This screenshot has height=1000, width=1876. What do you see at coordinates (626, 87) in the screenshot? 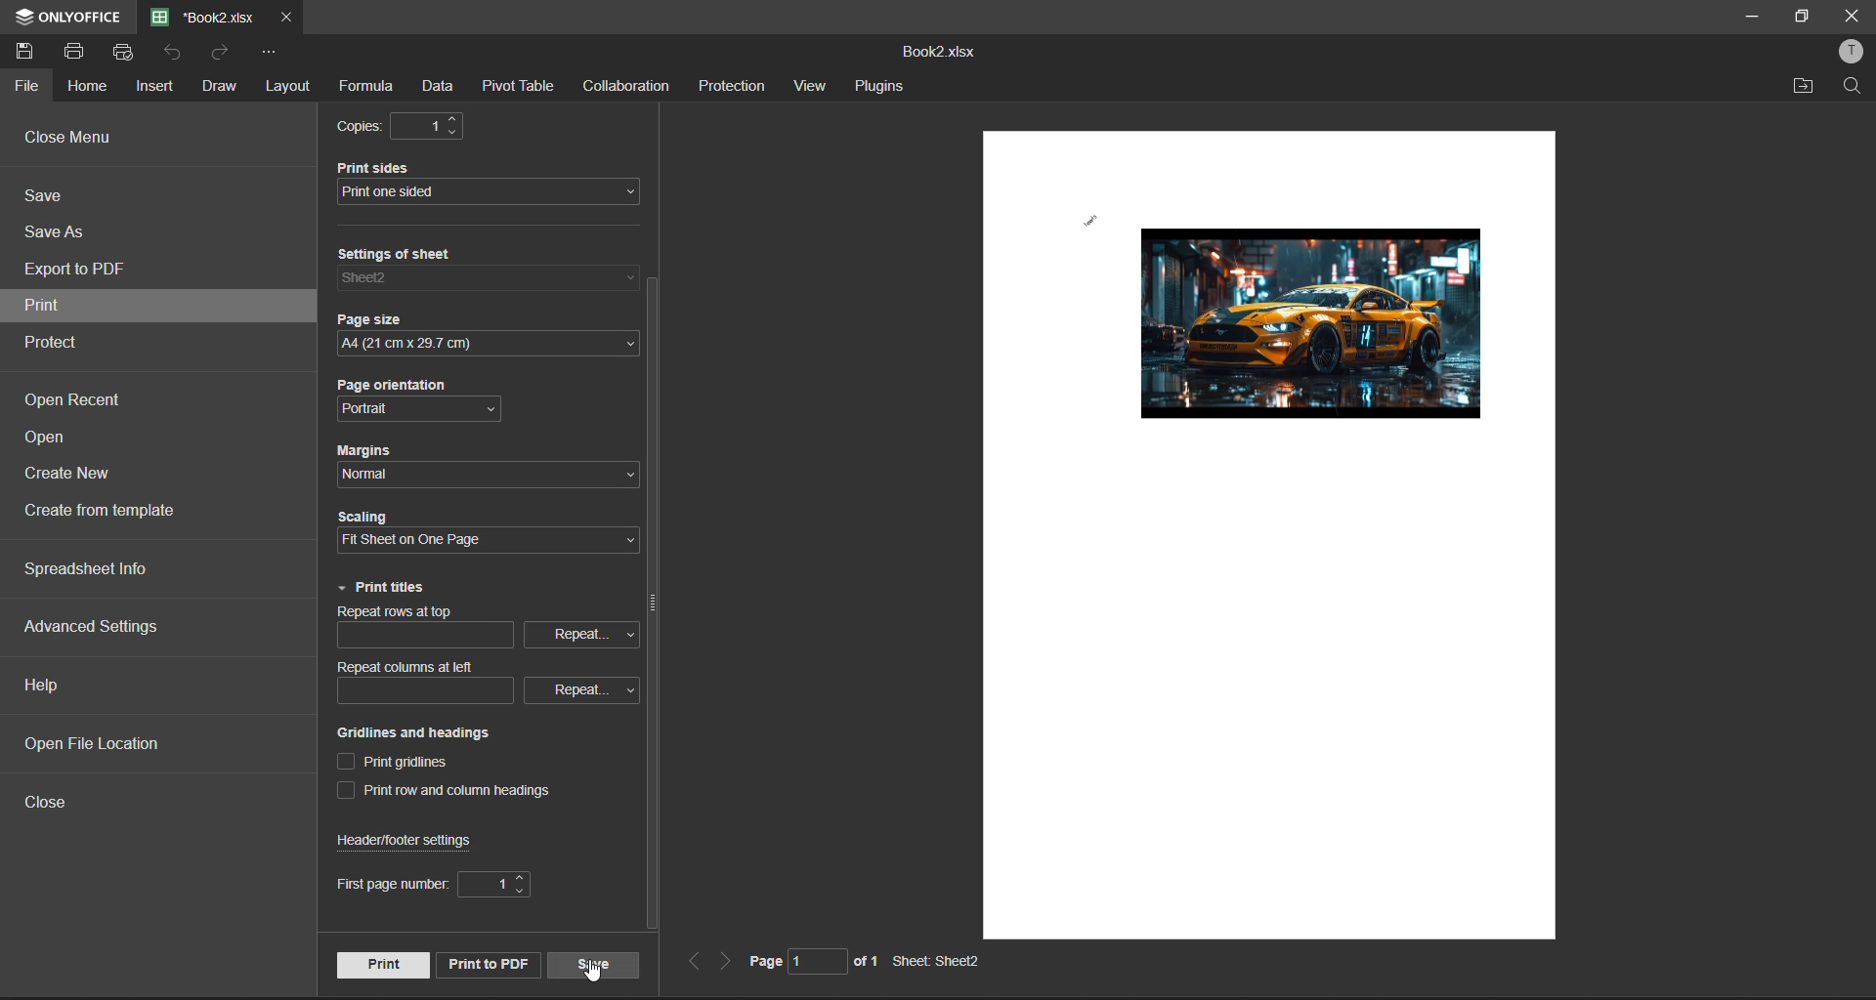
I see `collaboration` at bounding box center [626, 87].